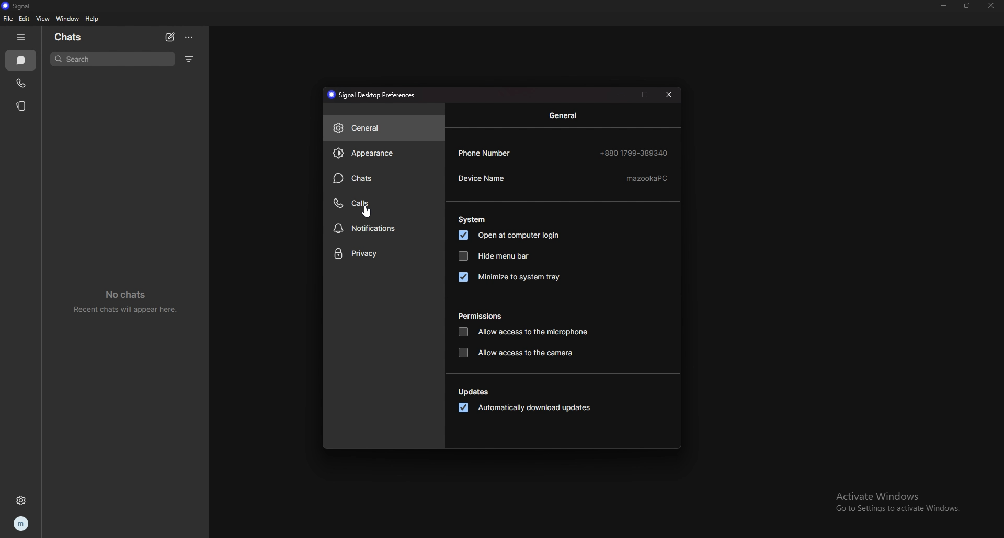 This screenshot has width=1004, height=538. Describe the element at coordinates (114, 59) in the screenshot. I see `search` at that location.